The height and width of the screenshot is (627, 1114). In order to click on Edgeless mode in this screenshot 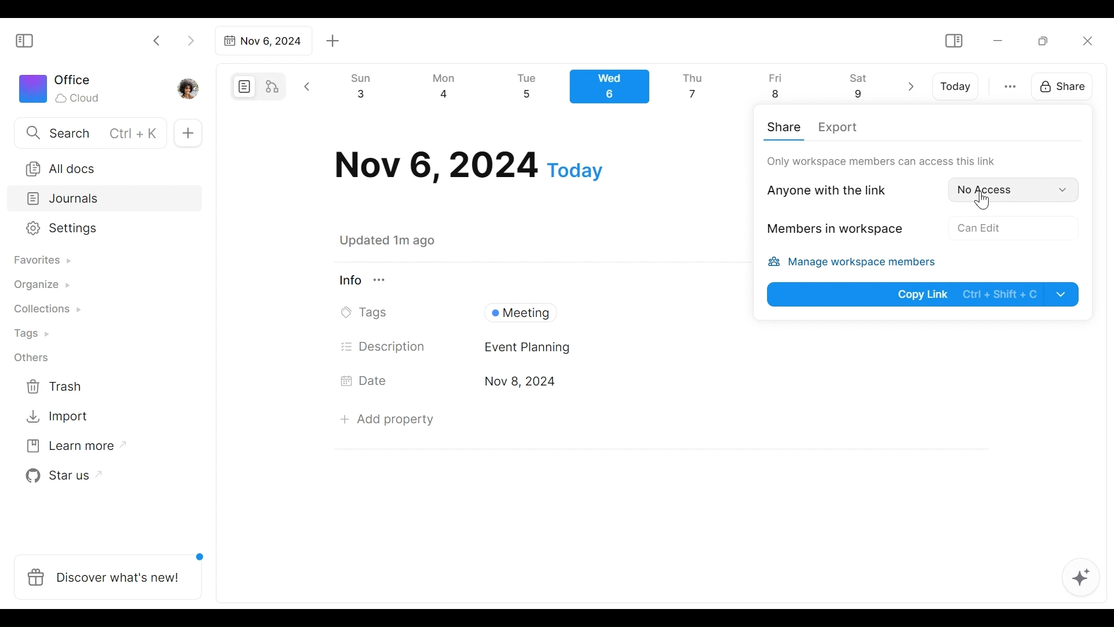, I will do `click(273, 86)`.